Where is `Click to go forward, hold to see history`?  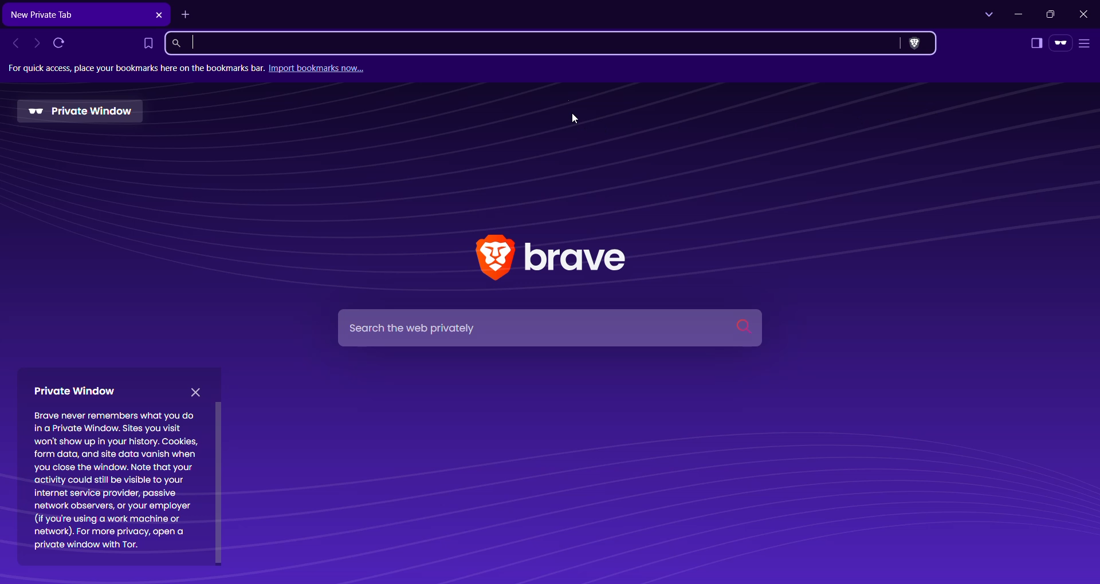
Click to go forward, hold to see history is located at coordinates (38, 44).